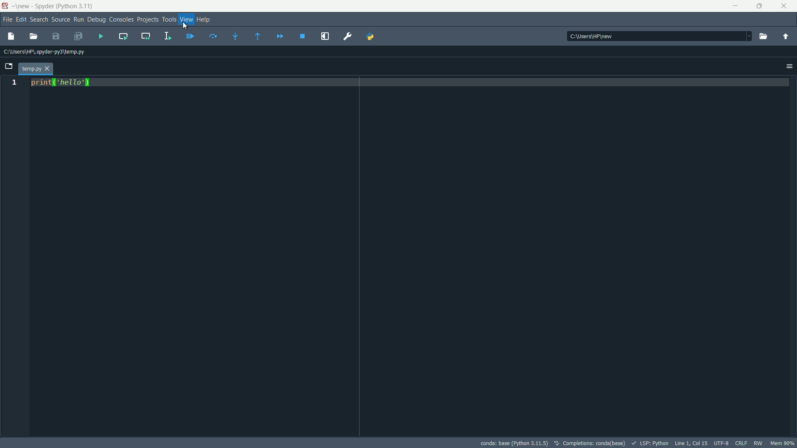  Describe the element at coordinates (101, 36) in the screenshot. I see `run file` at that location.